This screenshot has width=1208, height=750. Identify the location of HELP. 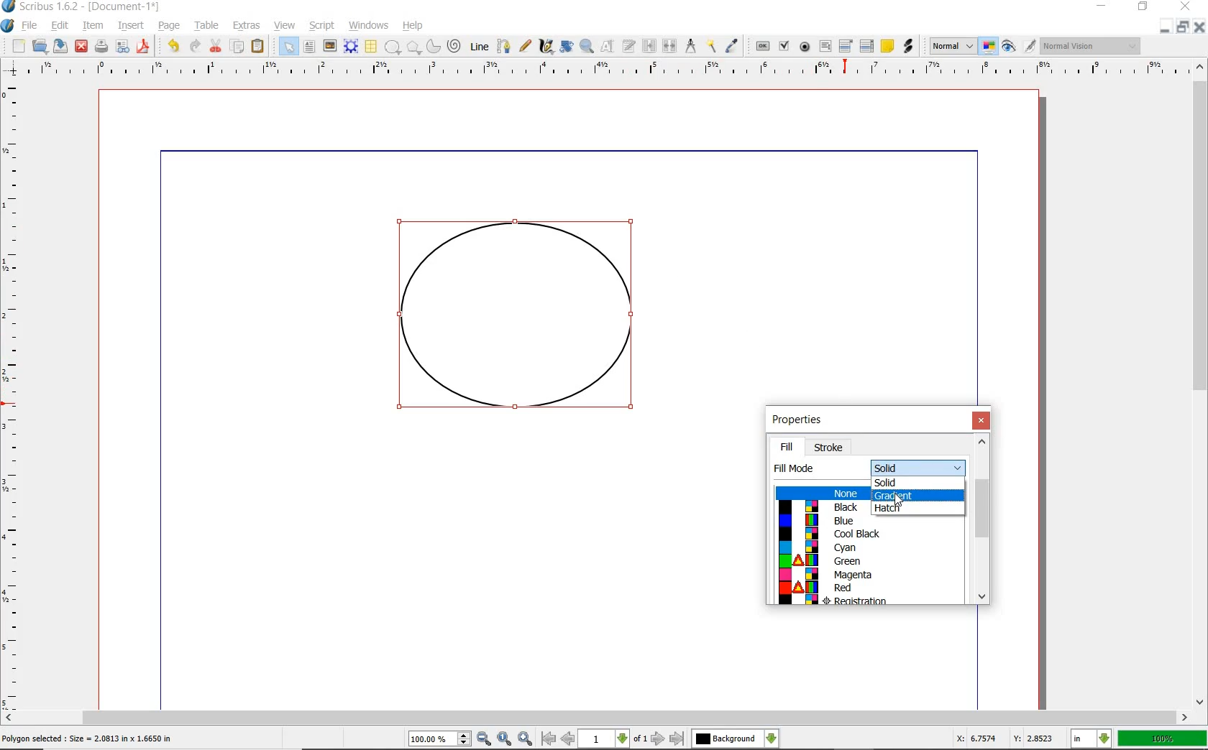
(416, 24).